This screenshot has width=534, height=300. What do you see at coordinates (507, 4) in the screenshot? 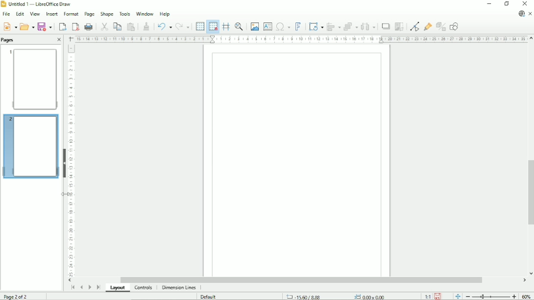
I see `Restore down` at bounding box center [507, 4].